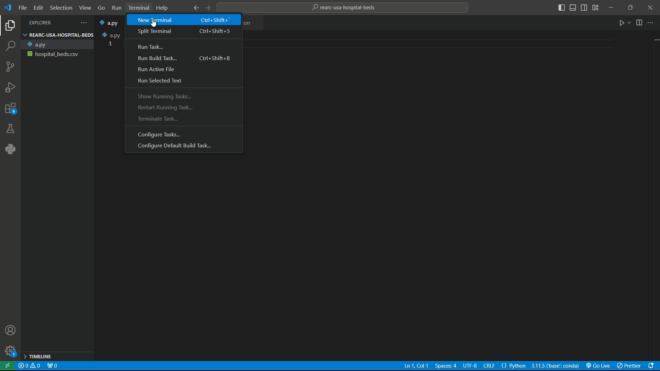 This screenshot has width=660, height=371. I want to click on toggle primary side bar, so click(562, 8).